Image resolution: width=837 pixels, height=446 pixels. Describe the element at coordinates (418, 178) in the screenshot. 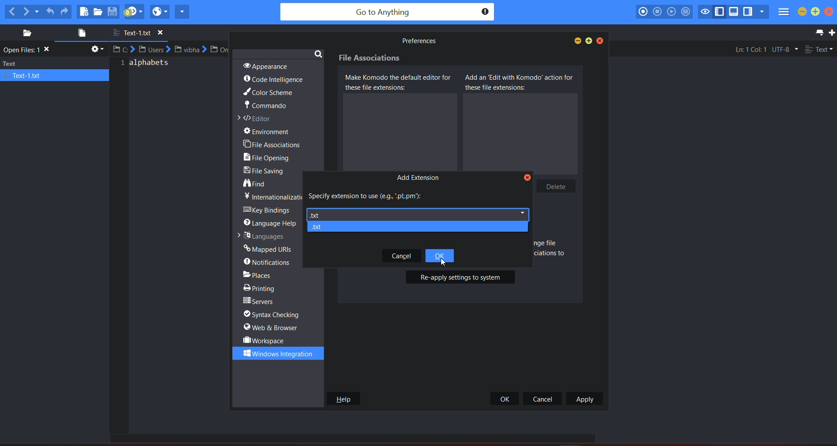

I see `Add extension` at that location.